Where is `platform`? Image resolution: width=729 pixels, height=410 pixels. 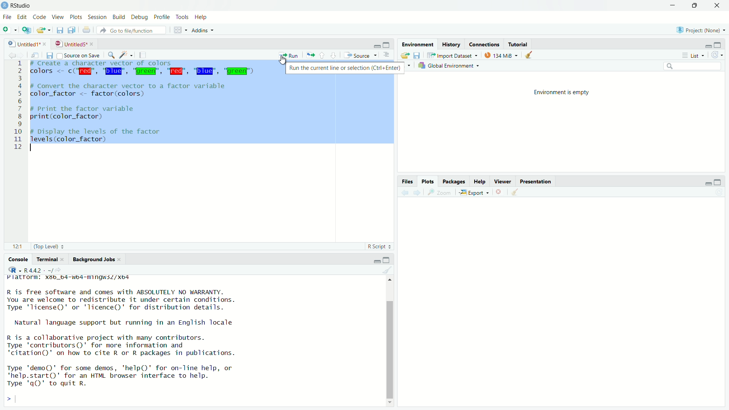
platform is located at coordinates (80, 279).